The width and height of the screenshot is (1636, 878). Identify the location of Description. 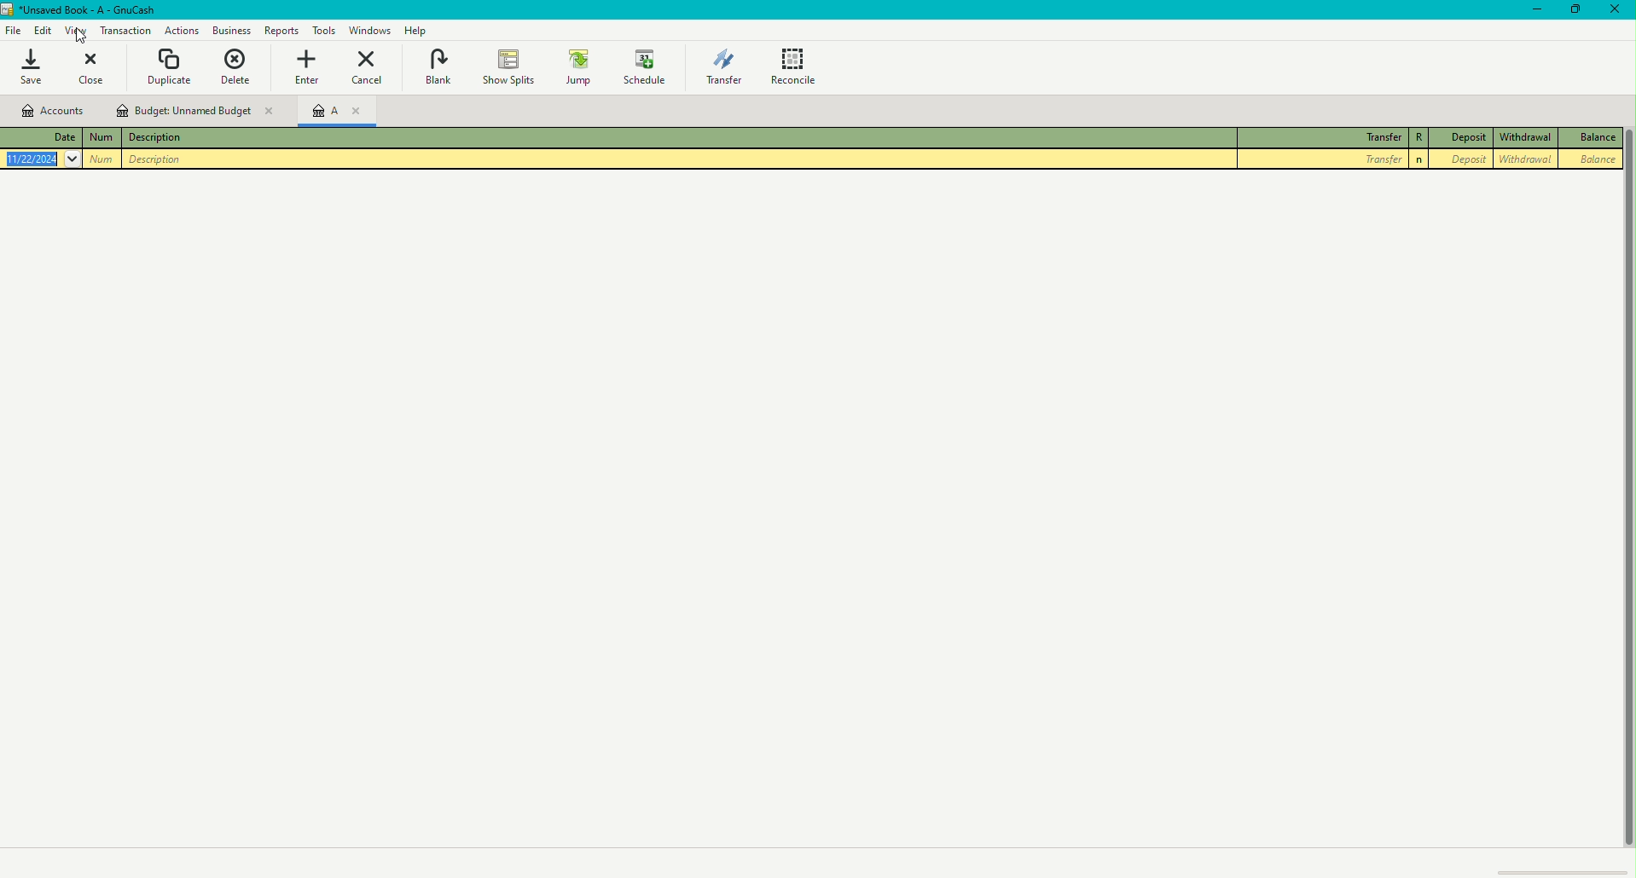
(154, 160).